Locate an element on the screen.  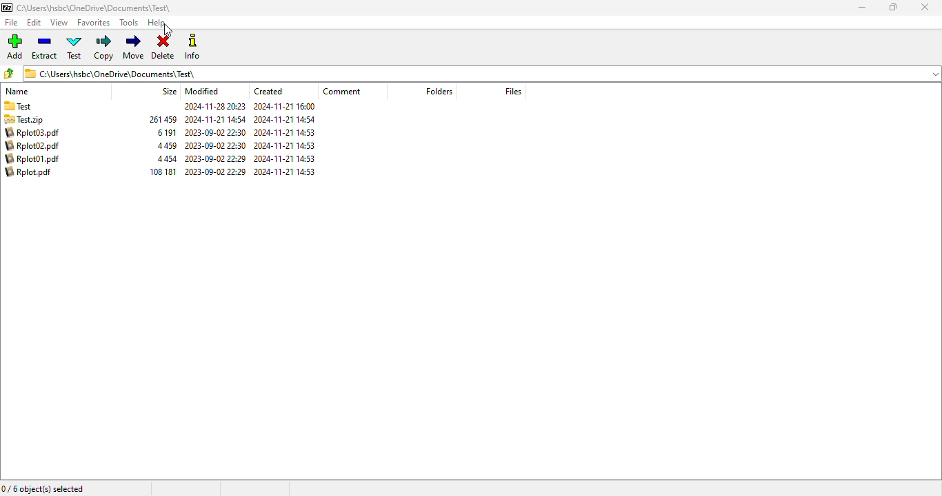
name is located at coordinates (18, 92).